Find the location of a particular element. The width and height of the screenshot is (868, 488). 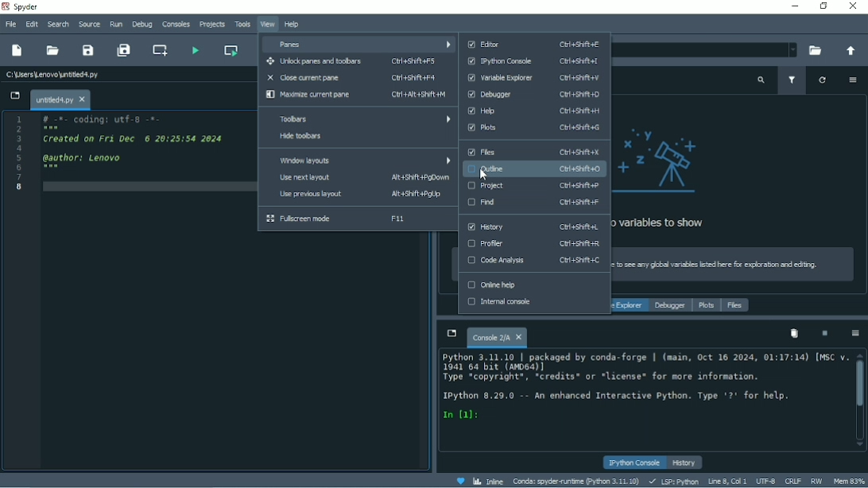

Browse tabs is located at coordinates (13, 97).